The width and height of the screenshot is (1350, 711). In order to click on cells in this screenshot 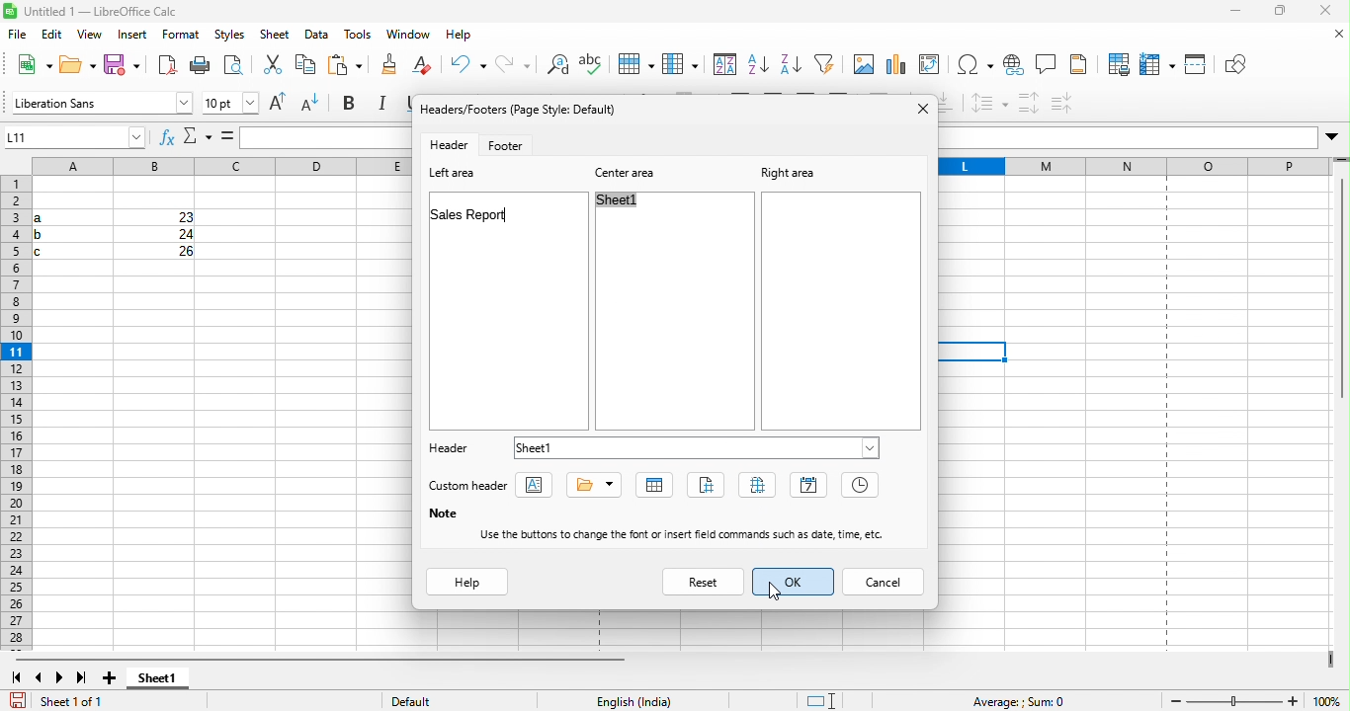, I will do `click(112, 236)`.